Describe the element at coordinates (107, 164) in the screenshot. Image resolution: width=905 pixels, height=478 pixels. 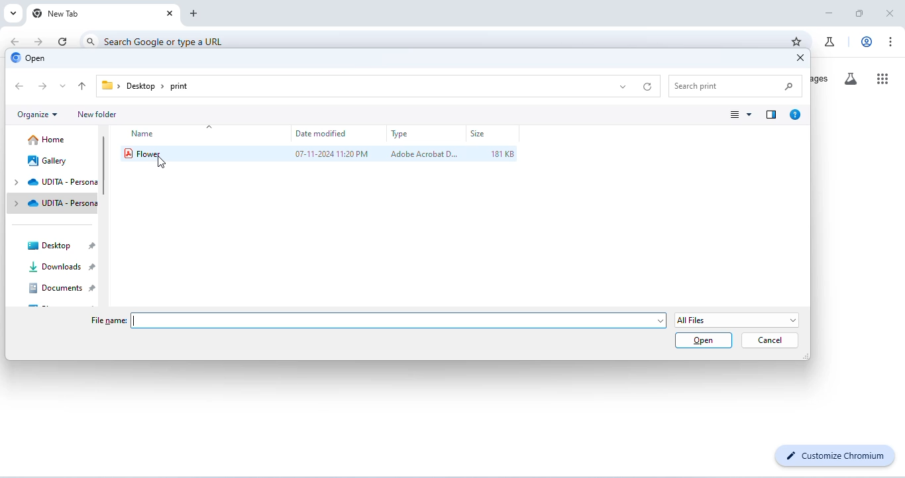
I see `vertical scroll bar` at that location.